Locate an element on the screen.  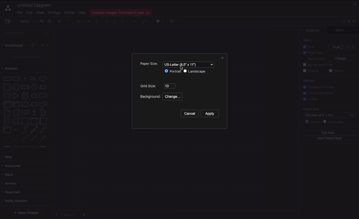
Portrait is located at coordinates (173, 71).